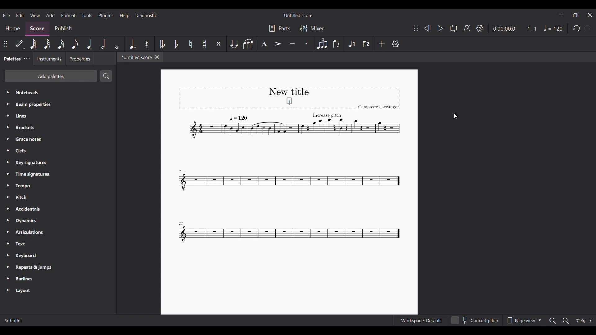 This screenshot has width=596, height=335. What do you see at coordinates (157, 57) in the screenshot?
I see `Close tab` at bounding box center [157, 57].